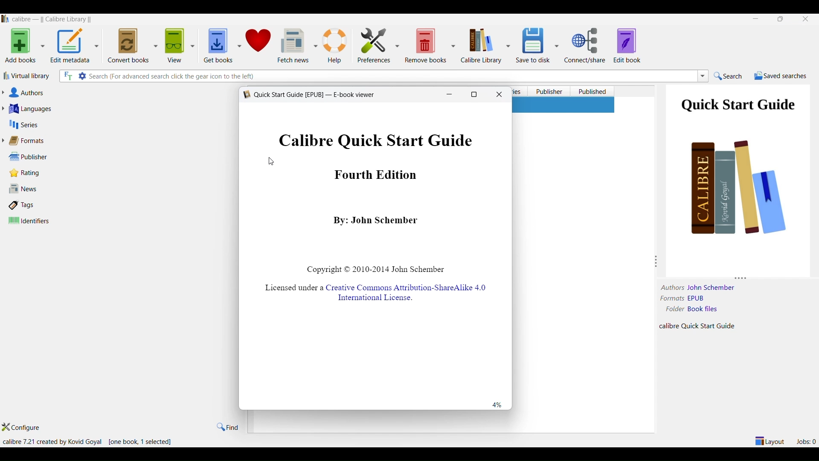  Describe the element at coordinates (507, 46) in the screenshot. I see `calibre library options dropdown button` at that location.